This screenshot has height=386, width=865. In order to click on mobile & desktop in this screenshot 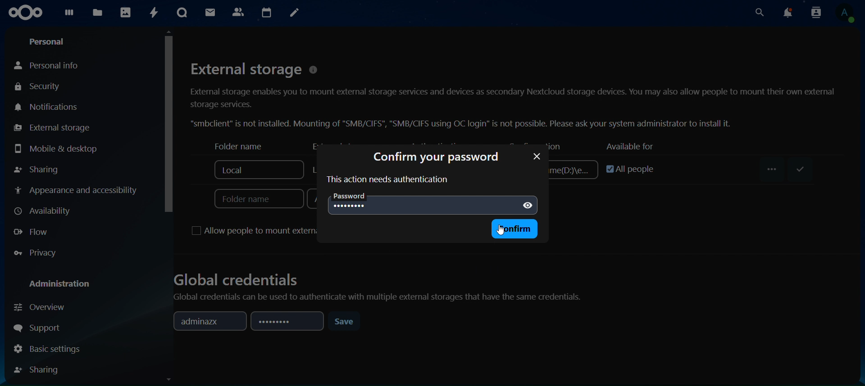, I will do `click(56, 148)`.